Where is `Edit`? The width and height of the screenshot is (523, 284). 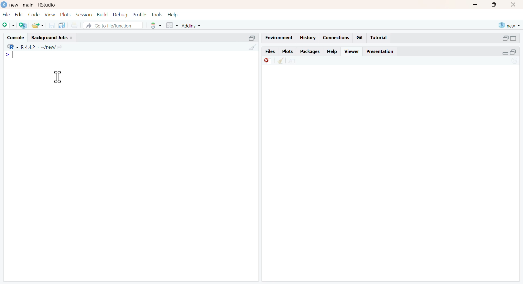 Edit is located at coordinates (19, 14).